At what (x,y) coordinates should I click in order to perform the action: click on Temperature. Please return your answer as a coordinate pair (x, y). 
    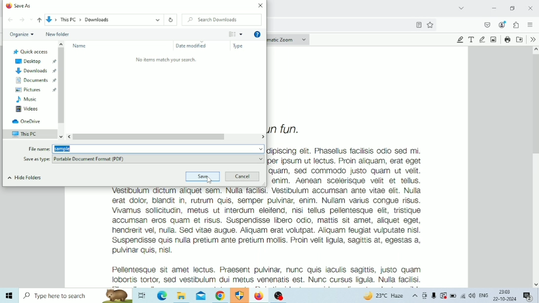
    Looking at the image, I should click on (383, 296).